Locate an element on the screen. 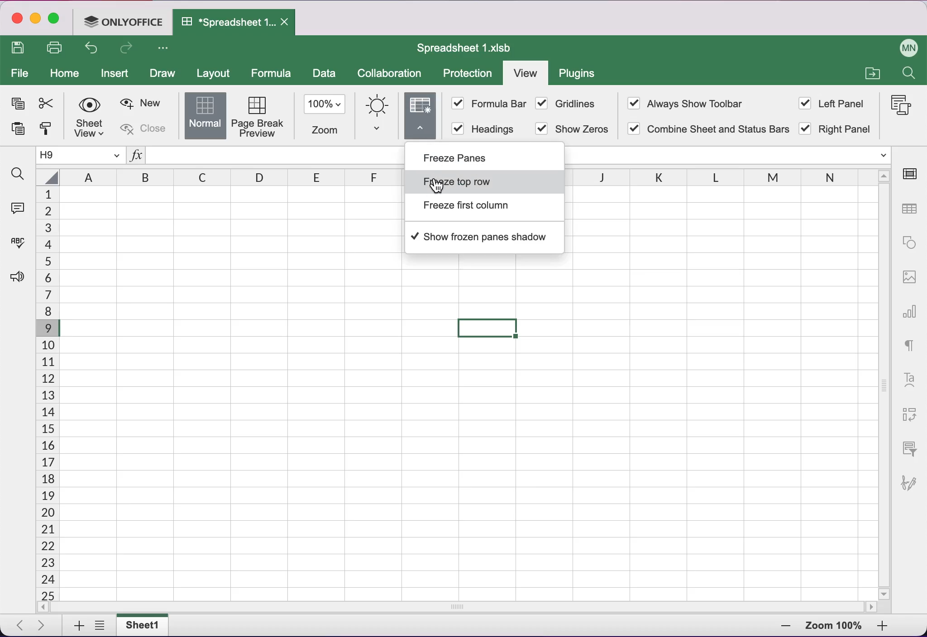 Image resolution: width=927 pixels, height=637 pixels. freeze top row is located at coordinates (486, 183).